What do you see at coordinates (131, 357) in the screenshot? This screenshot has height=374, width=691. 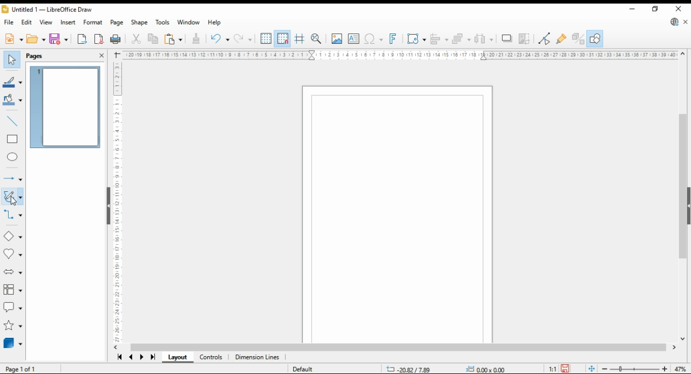 I see `previous page` at bounding box center [131, 357].